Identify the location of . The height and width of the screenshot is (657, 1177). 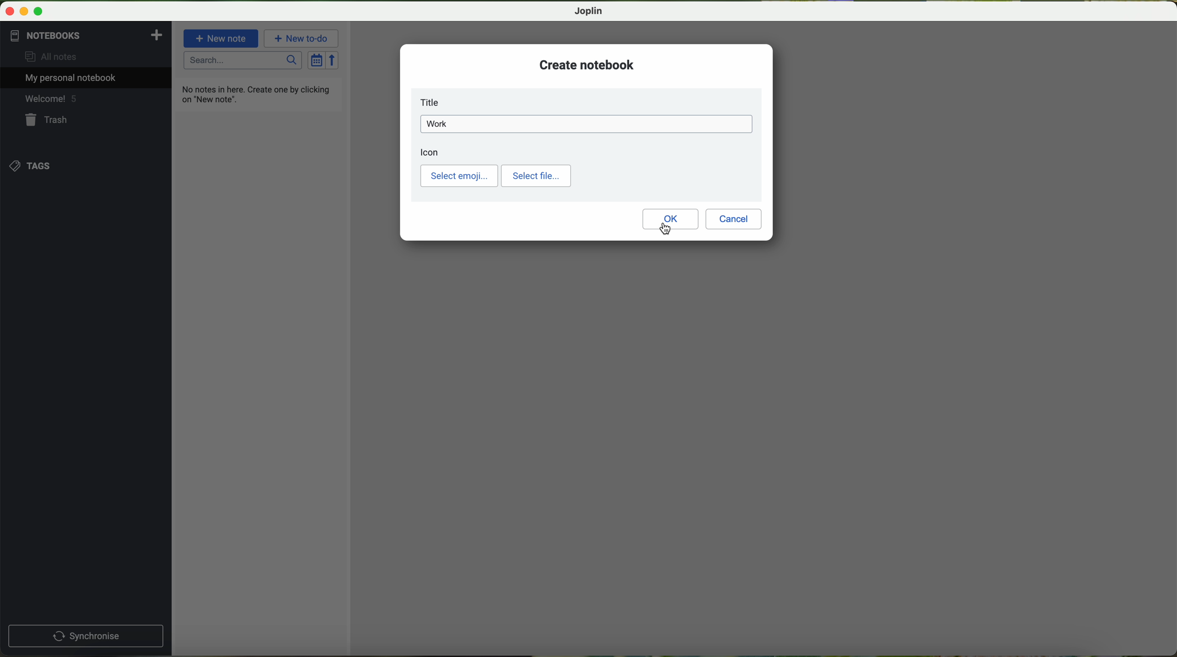
(316, 60).